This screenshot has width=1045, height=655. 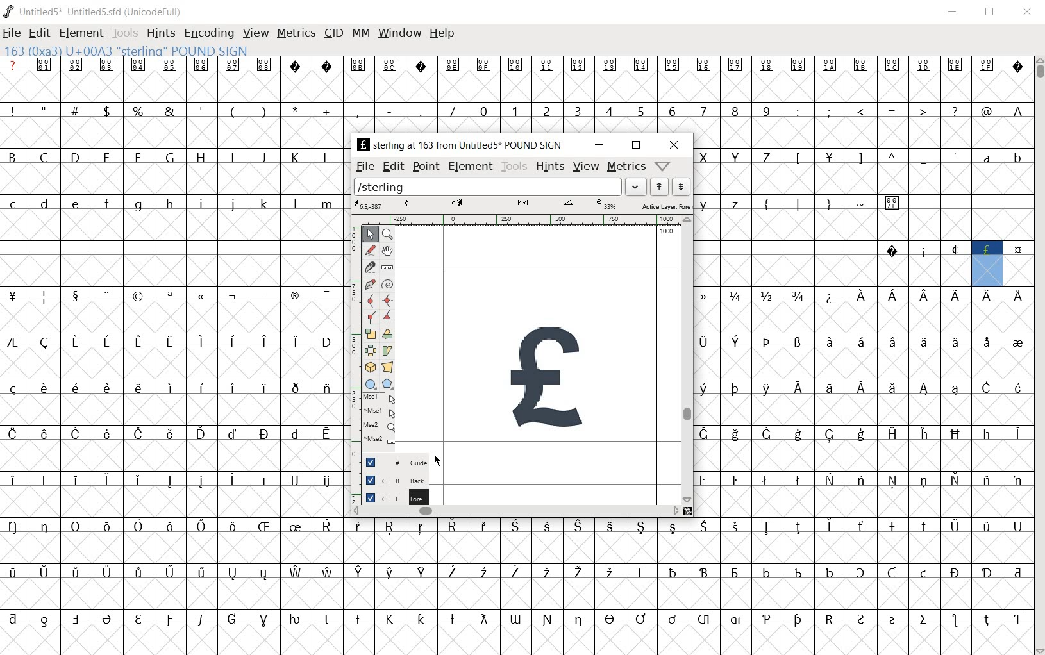 I want to click on Tools, so click(x=125, y=34).